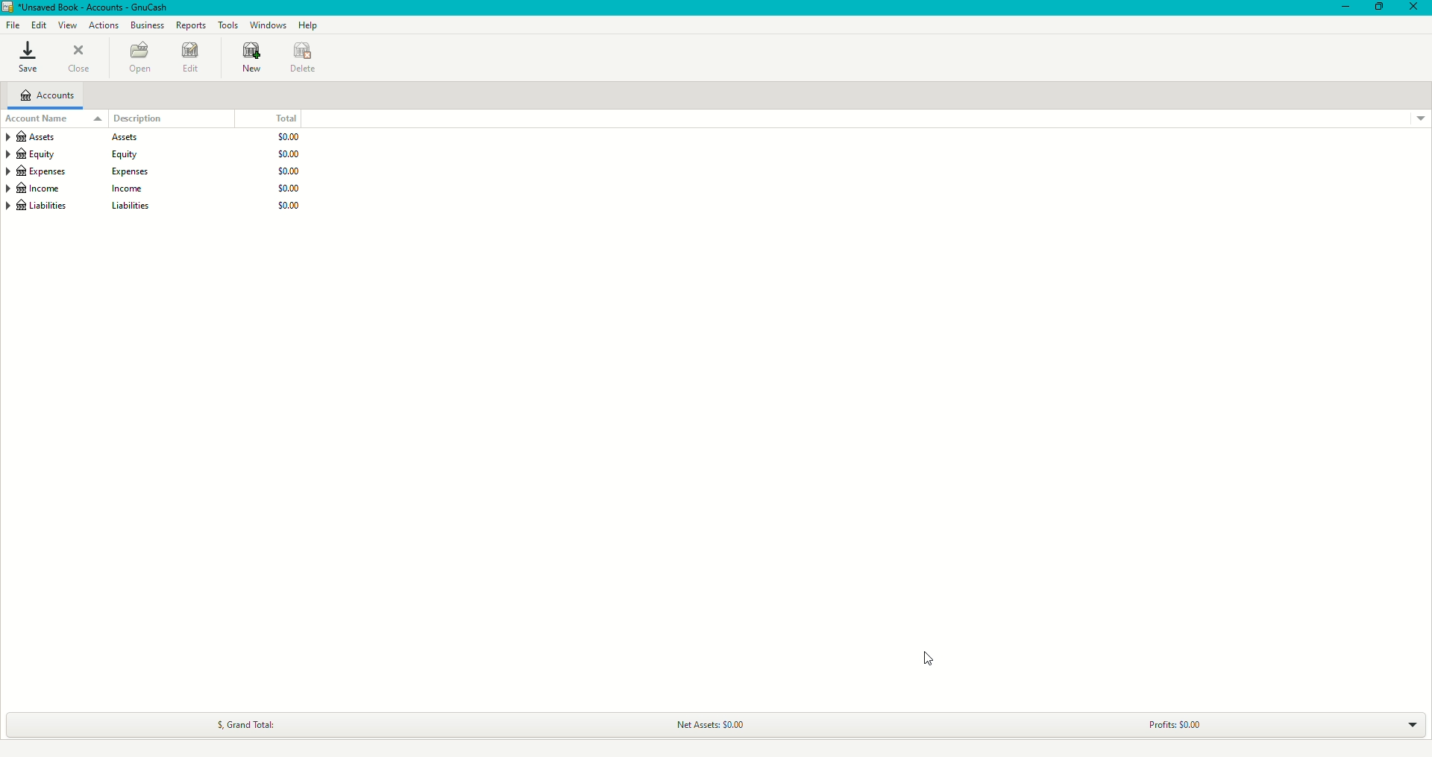 The image size is (1432, 757). What do you see at coordinates (290, 115) in the screenshot?
I see `Total` at bounding box center [290, 115].